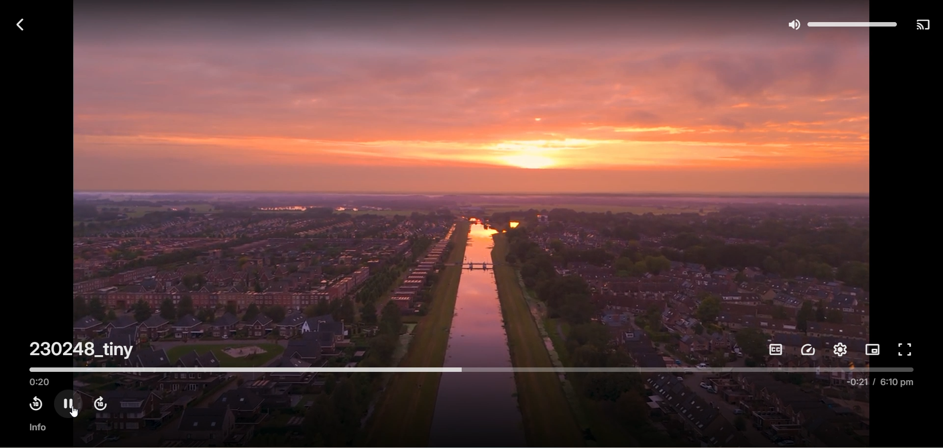 Image resolution: width=943 pixels, height=448 pixels. Describe the element at coordinates (906, 349) in the screenshot. I see `full screen` at that location.